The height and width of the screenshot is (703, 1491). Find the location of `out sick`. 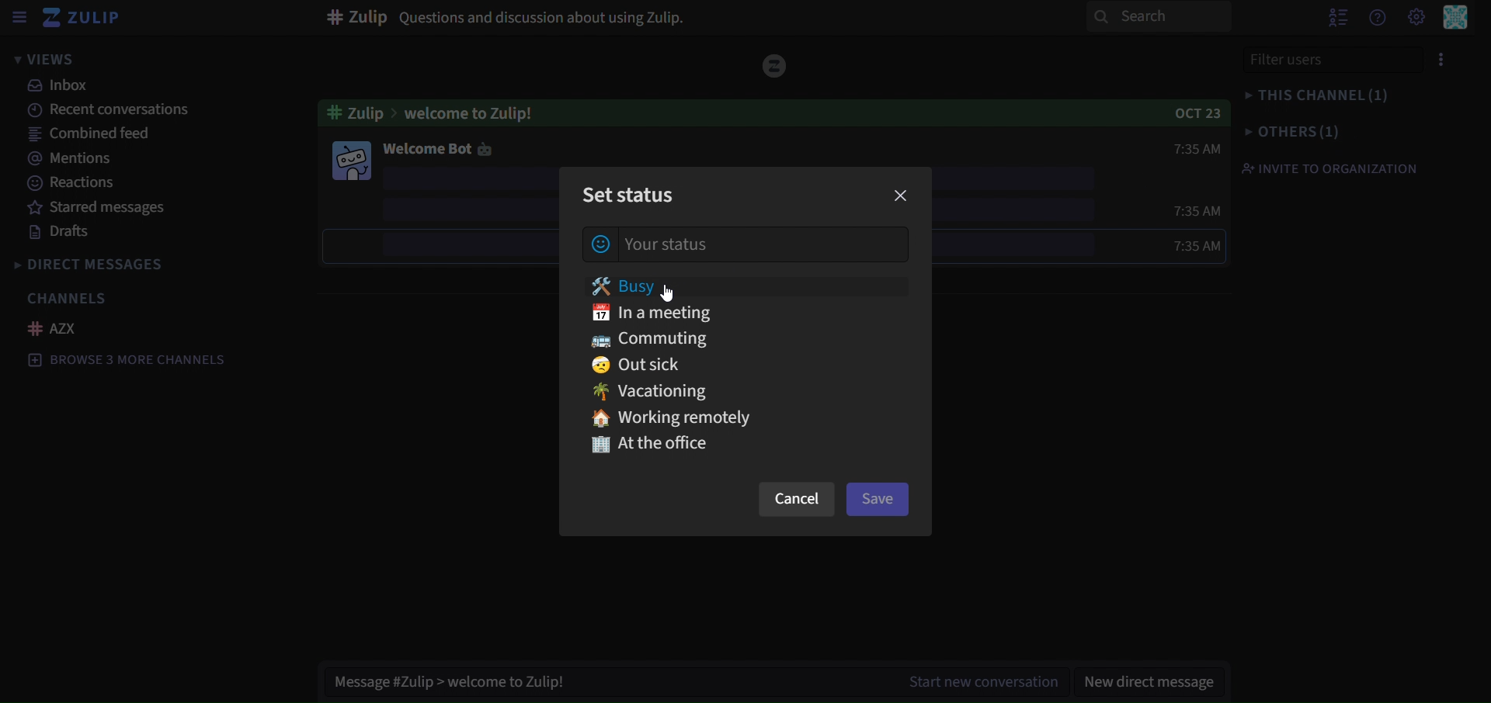

out sick is located at coordinates (638, 365).